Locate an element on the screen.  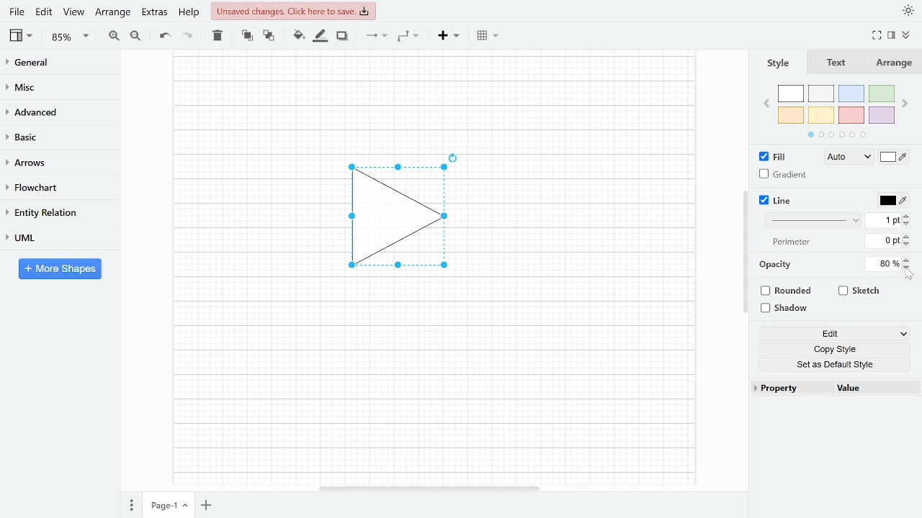
MIsc is located at coordinates (54, 86).